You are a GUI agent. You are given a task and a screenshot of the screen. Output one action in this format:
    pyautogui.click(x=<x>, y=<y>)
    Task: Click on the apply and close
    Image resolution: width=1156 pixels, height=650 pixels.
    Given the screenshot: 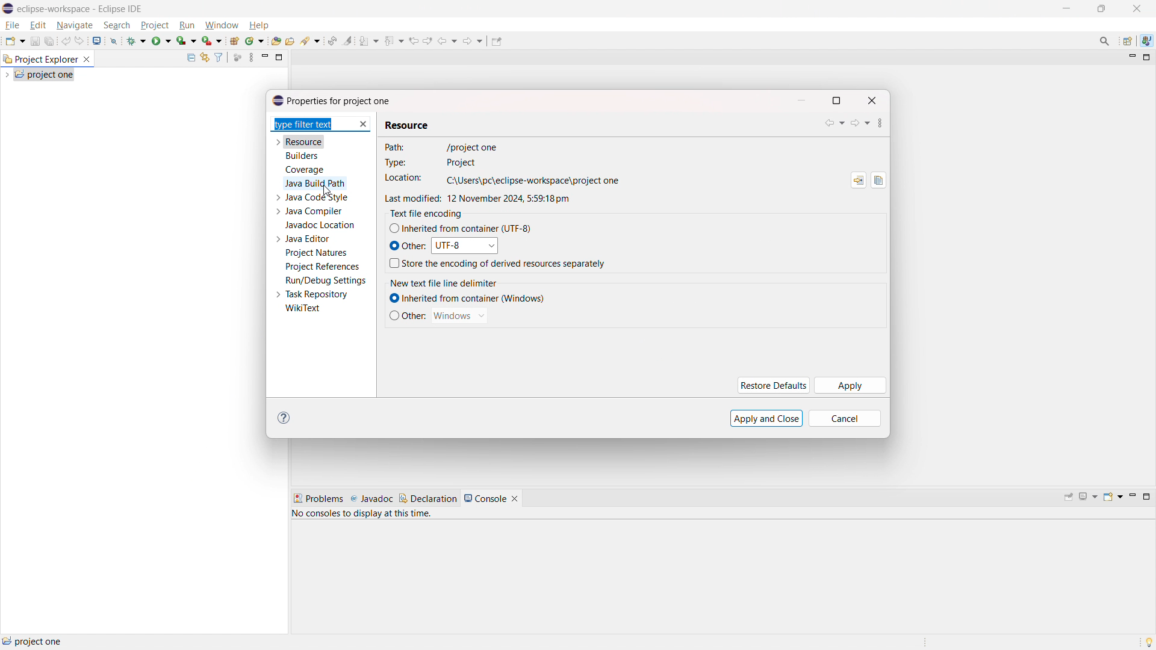 What is the action you would take?
    pyautogui.click(x=767, y=418)
    